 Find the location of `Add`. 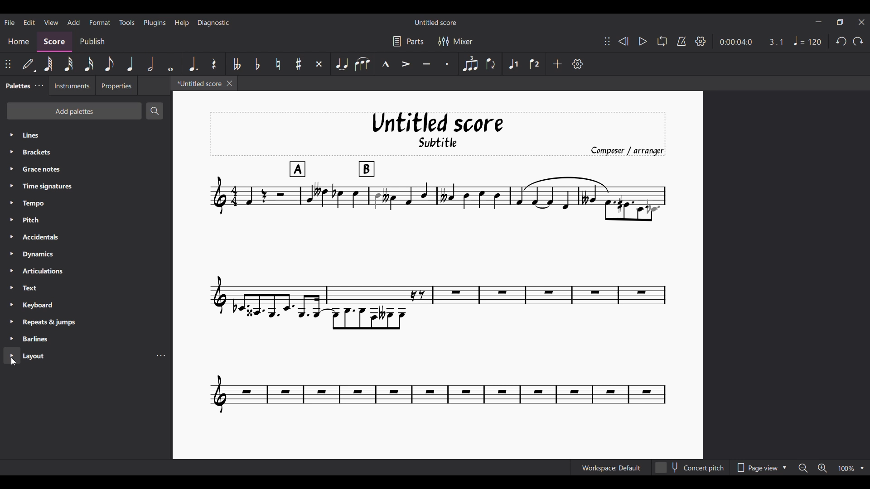

Add is located at coordinates (557, 64).